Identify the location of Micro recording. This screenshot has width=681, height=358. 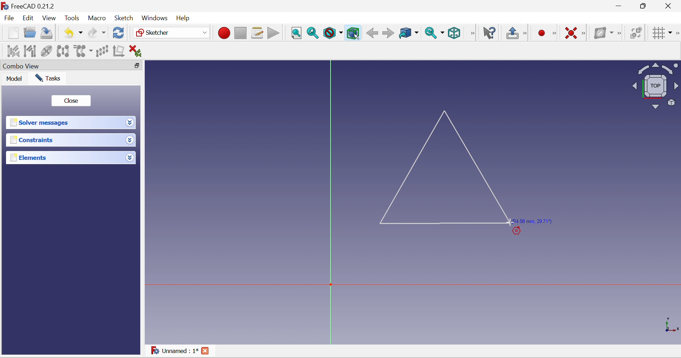
(542, 34).